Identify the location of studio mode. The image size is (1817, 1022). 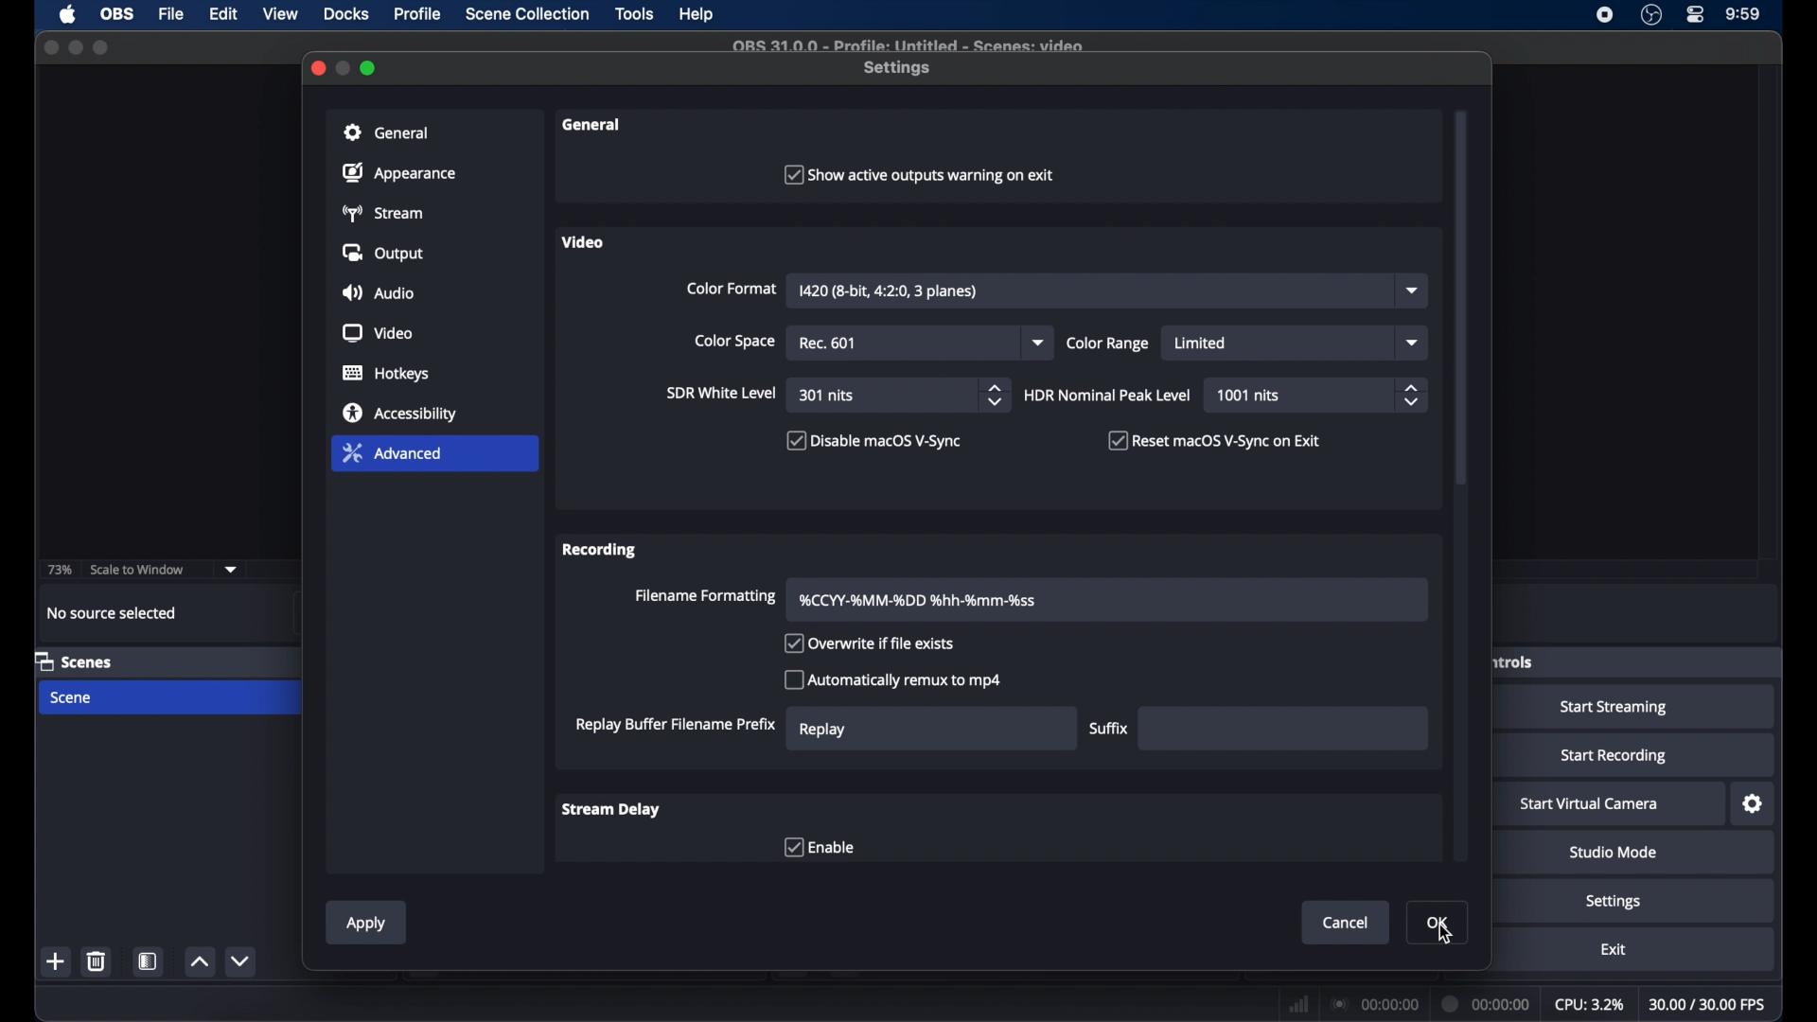
(1613, 853).